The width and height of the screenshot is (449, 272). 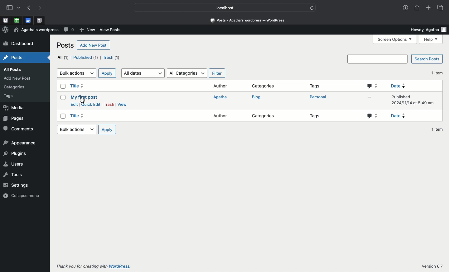 I want to click on Comments, so click(x=373, y=86).